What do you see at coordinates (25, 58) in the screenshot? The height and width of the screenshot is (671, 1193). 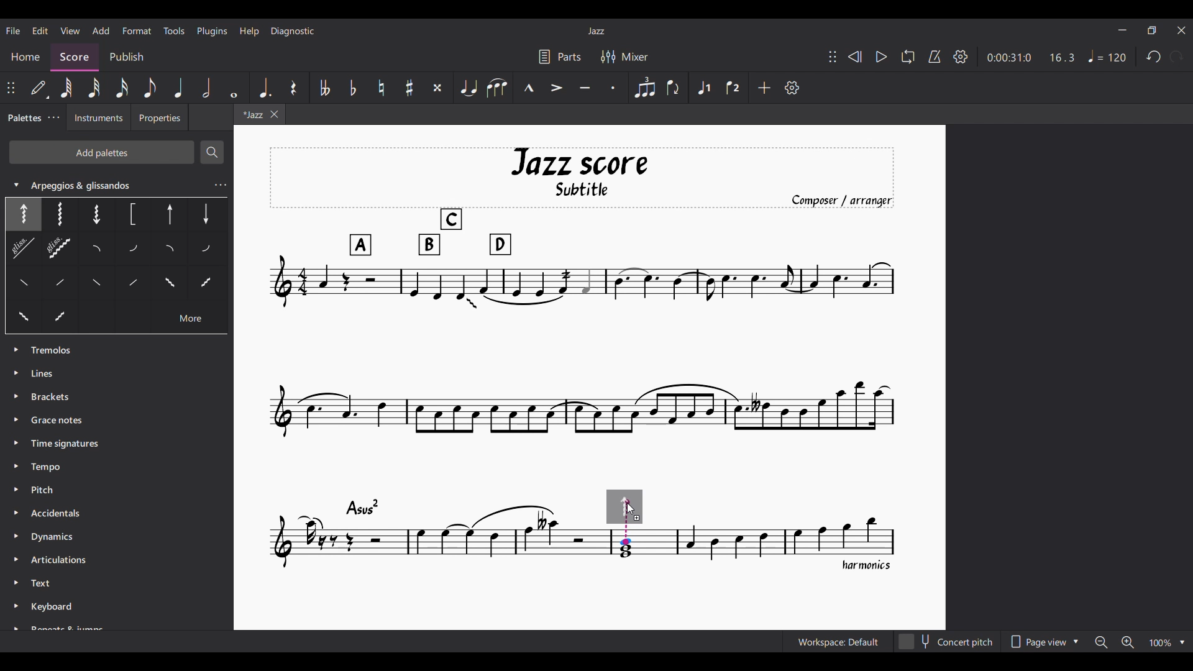 I see `Home section` at bounding box center [25, 58].